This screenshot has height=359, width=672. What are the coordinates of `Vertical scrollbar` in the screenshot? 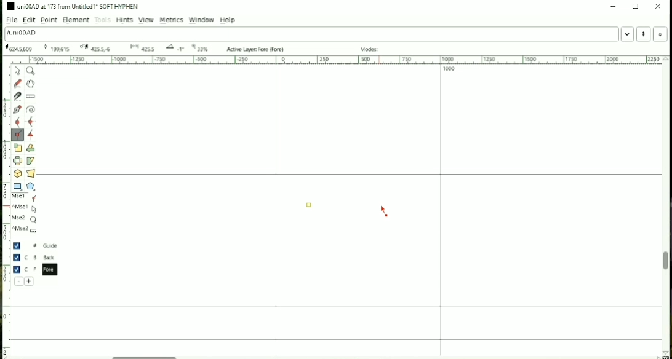 It's located at (665, 259).